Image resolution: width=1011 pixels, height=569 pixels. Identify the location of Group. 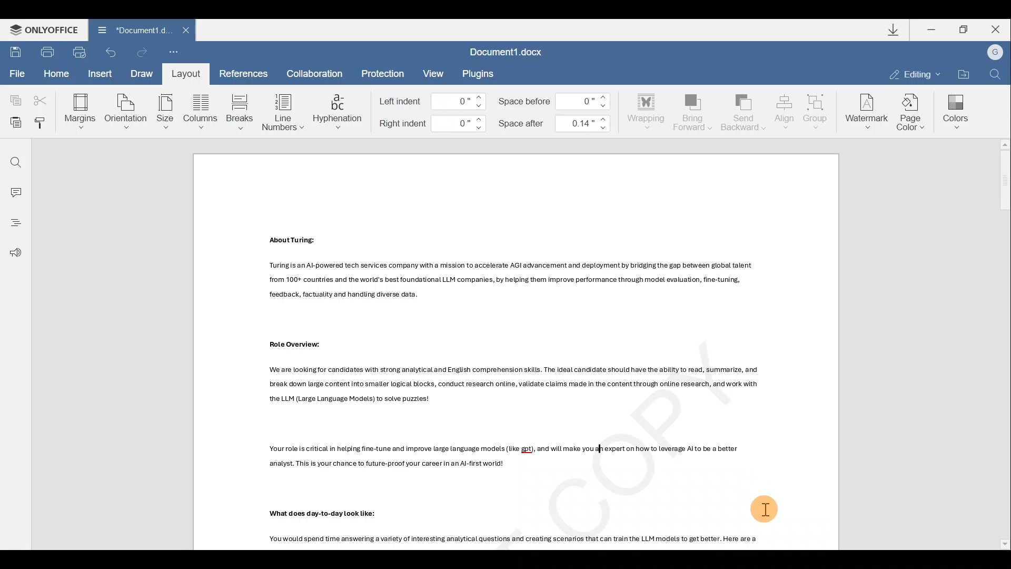
(819, 109).